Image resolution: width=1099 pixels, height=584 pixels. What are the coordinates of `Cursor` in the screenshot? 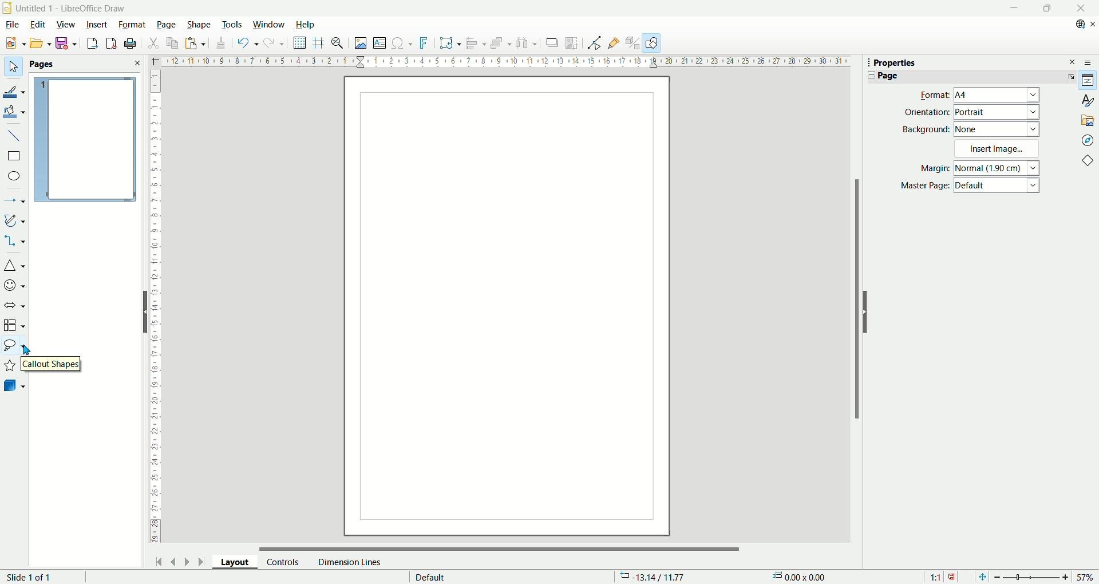 It's located at (28, 348).